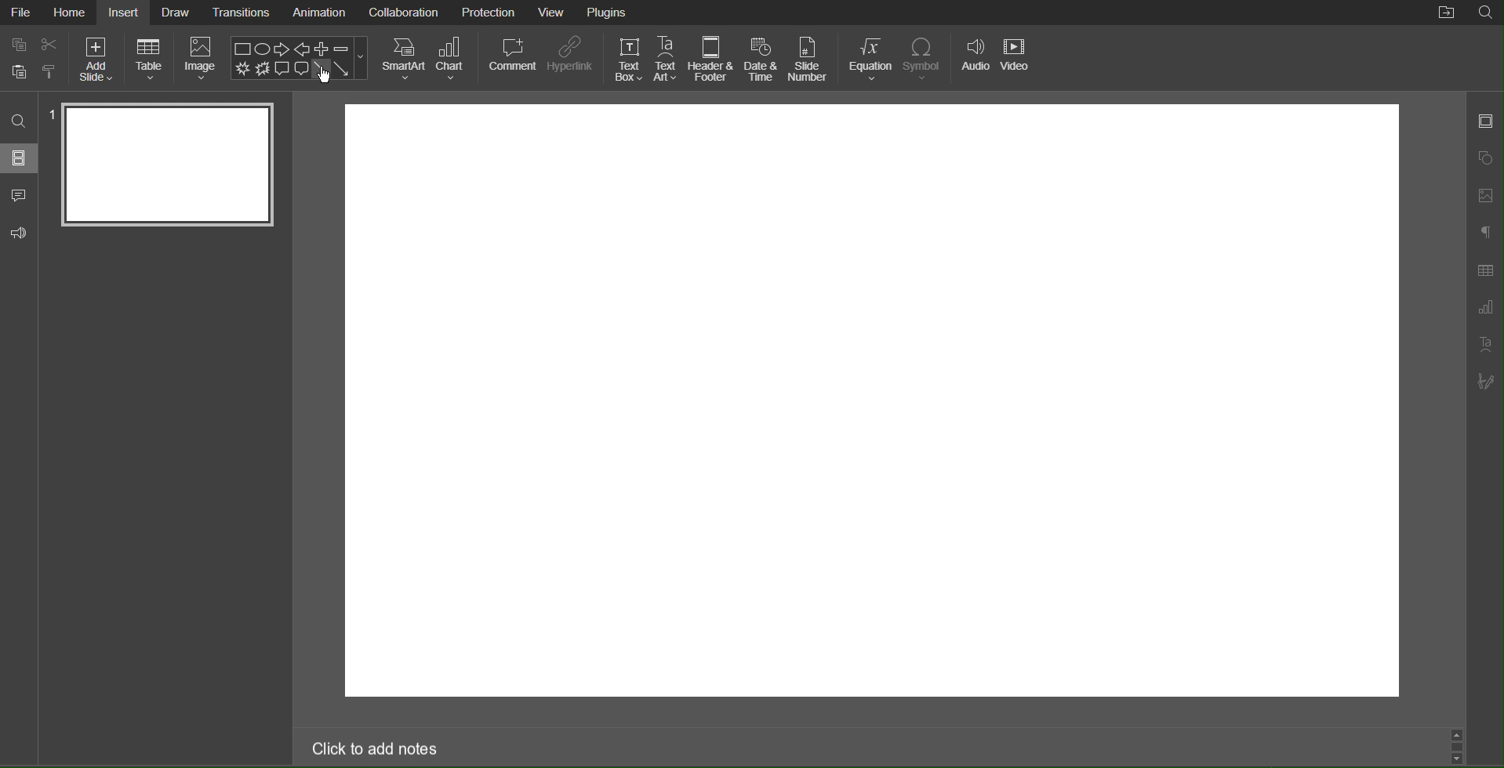 This screenshot has width=1504, height=768. What do you see at coordinates (609, 13) in the screenshot?
I see `Plugins` at bounding box center [609, 13].